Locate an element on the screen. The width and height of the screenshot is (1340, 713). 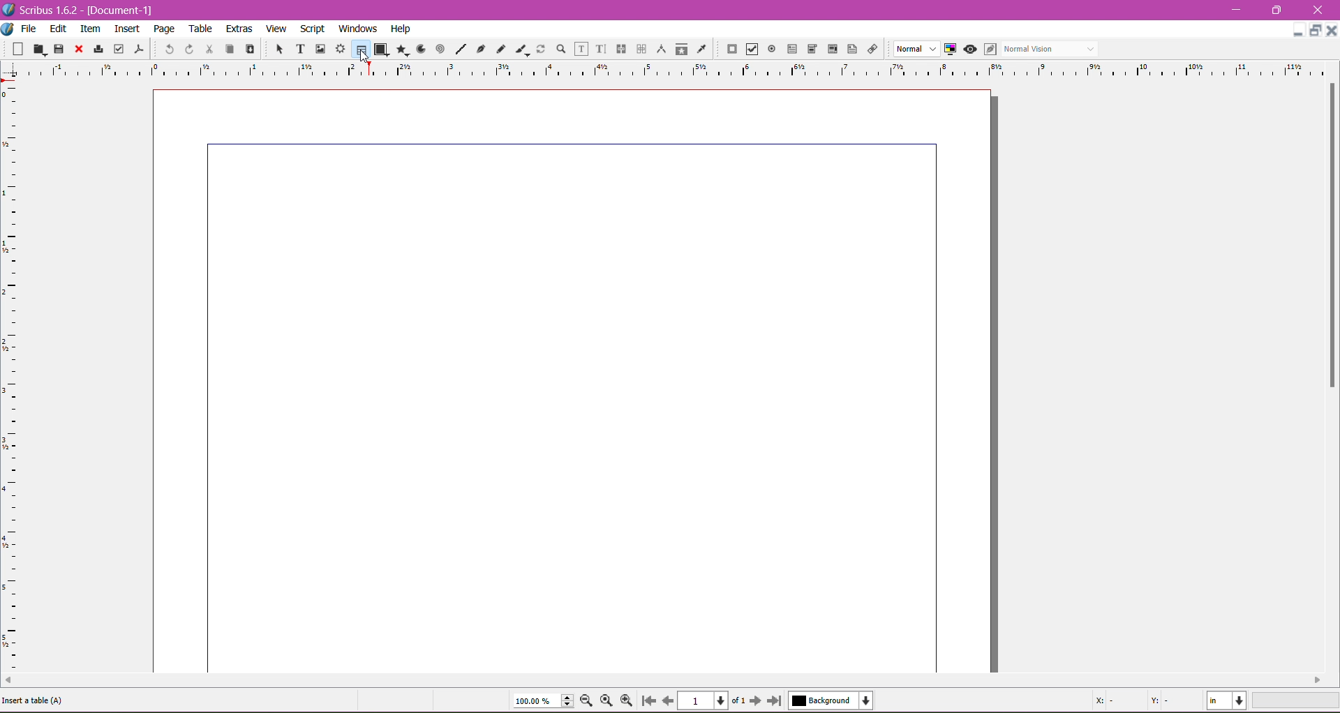
Maximize is located at coordinates (1277, 10).